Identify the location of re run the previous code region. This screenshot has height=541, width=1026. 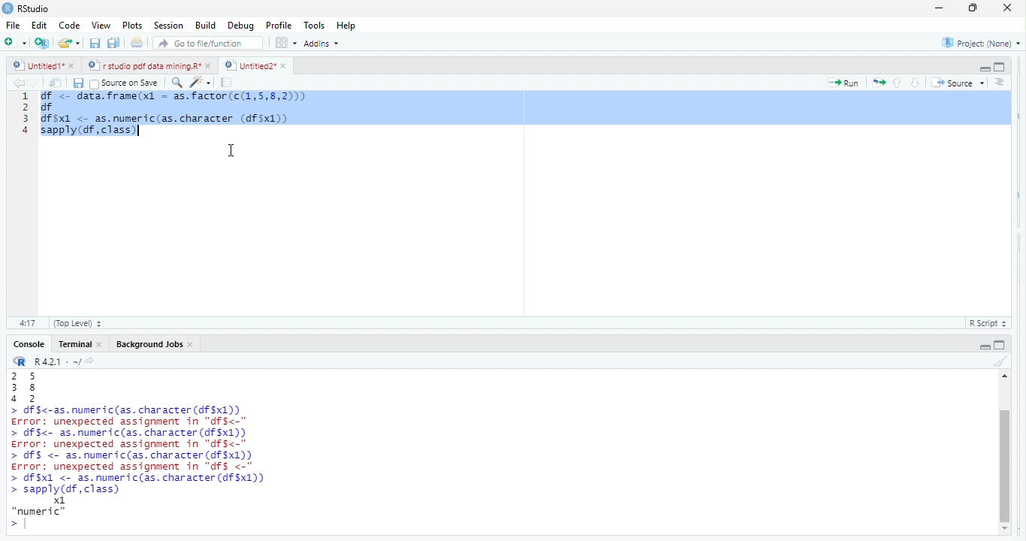
(877, 83).